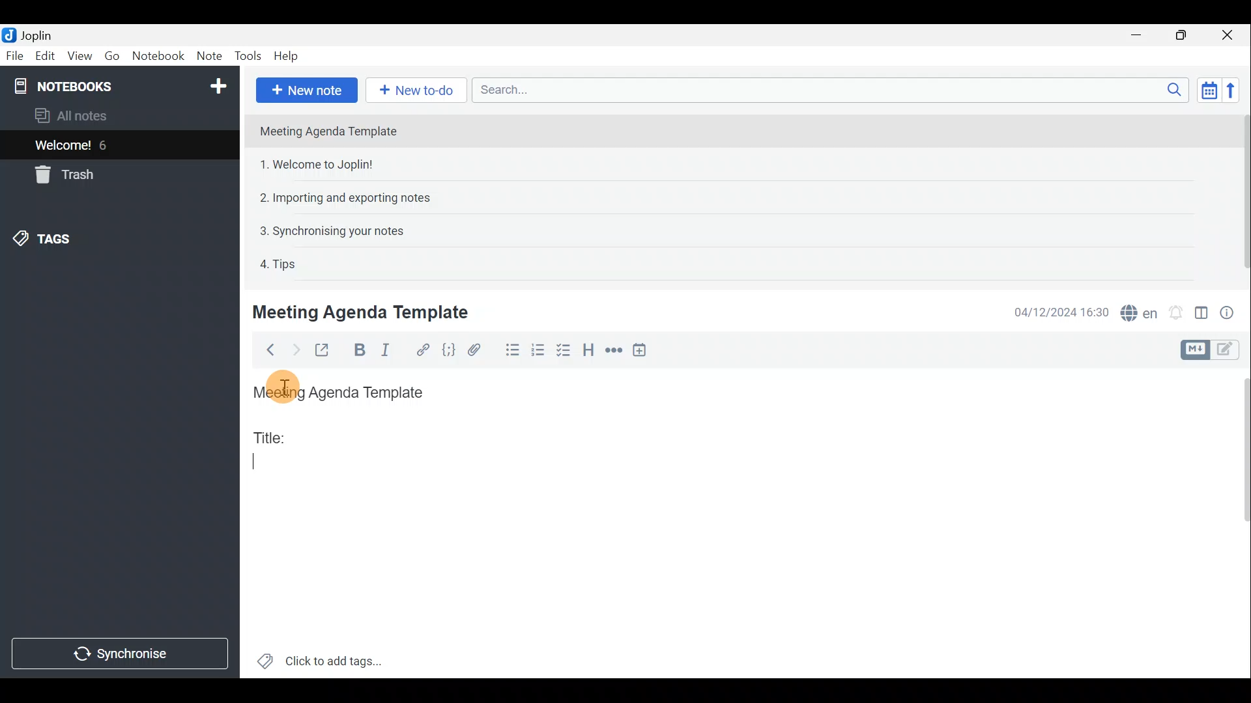  Describe the element at coordinates (1228, 36) in the screenshot. I see `Close` at that location.